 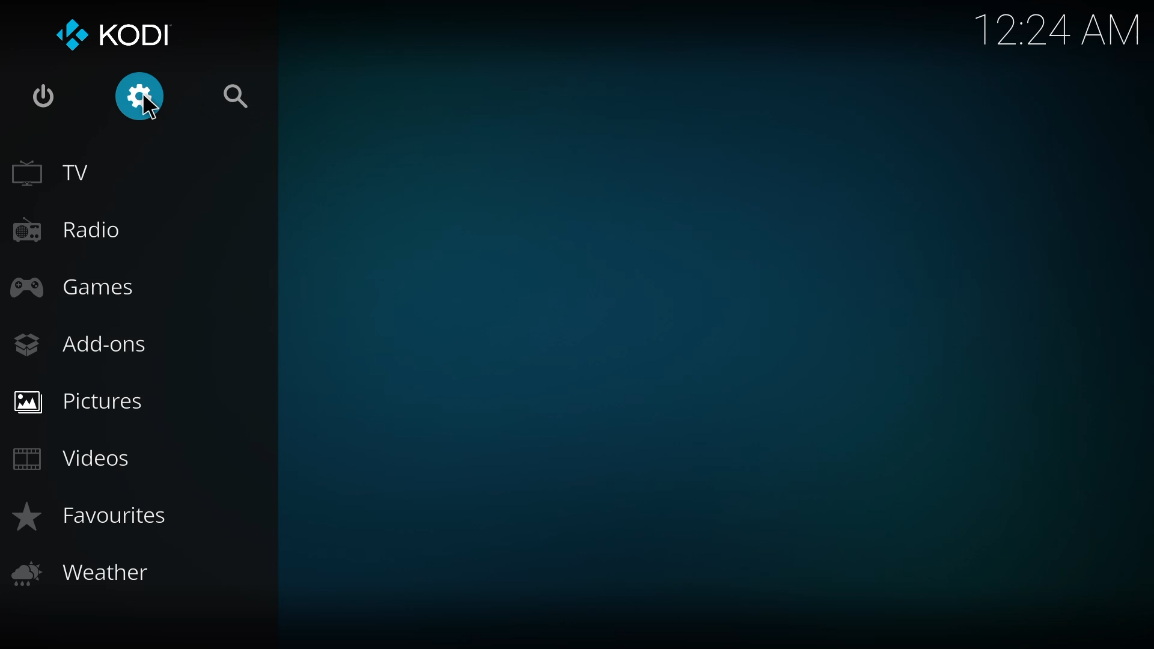 I want to click on radio, so click(x=71, y=230).